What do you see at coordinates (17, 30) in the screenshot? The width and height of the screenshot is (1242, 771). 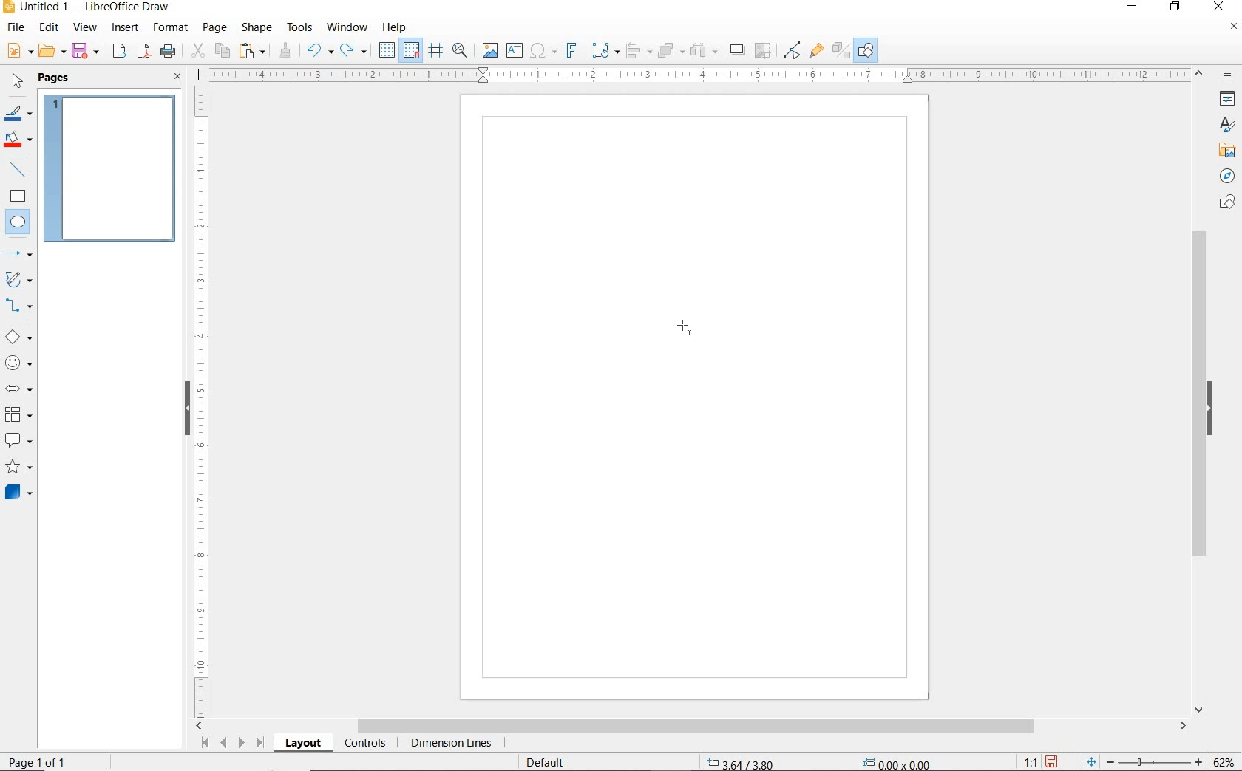 I see `FILE` at bounding box center [17, 30].